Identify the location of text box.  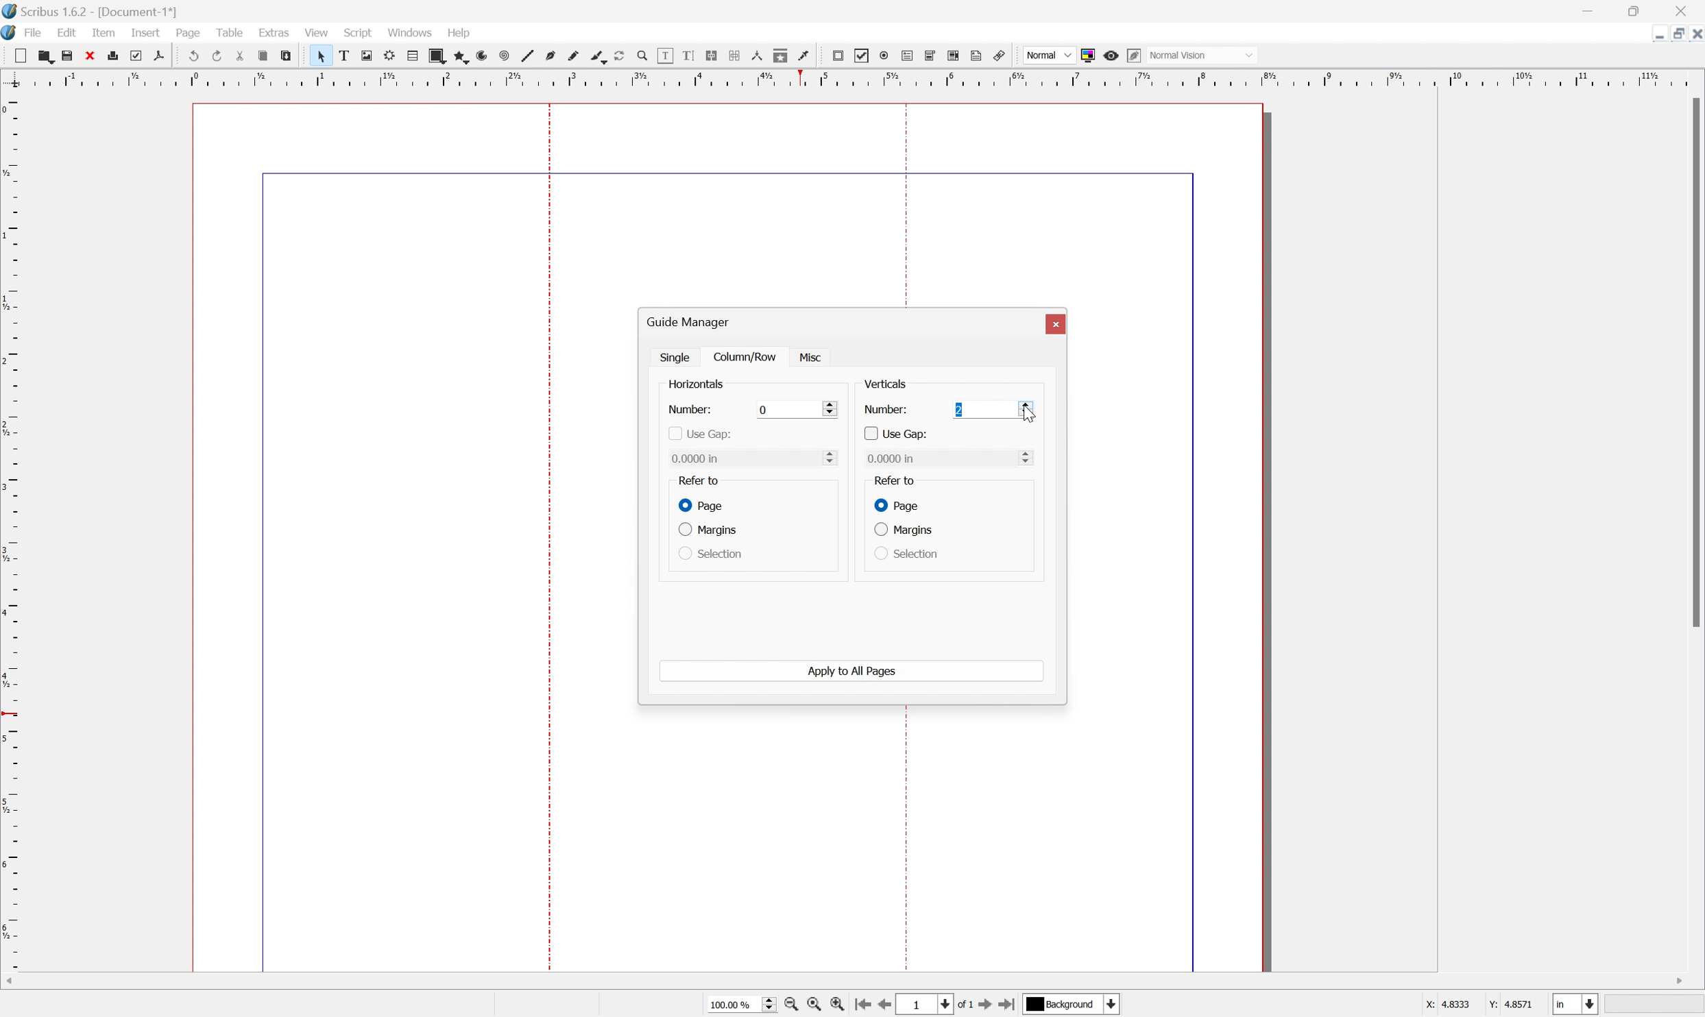
(343, 56).